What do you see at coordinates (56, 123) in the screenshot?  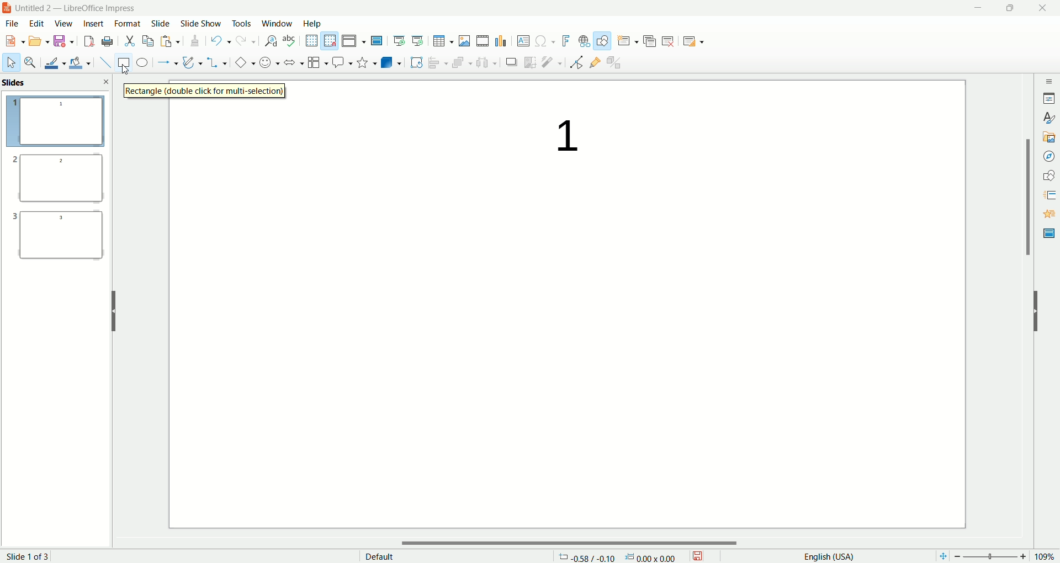 I see `slide 1` at bounding box center [56, 123].